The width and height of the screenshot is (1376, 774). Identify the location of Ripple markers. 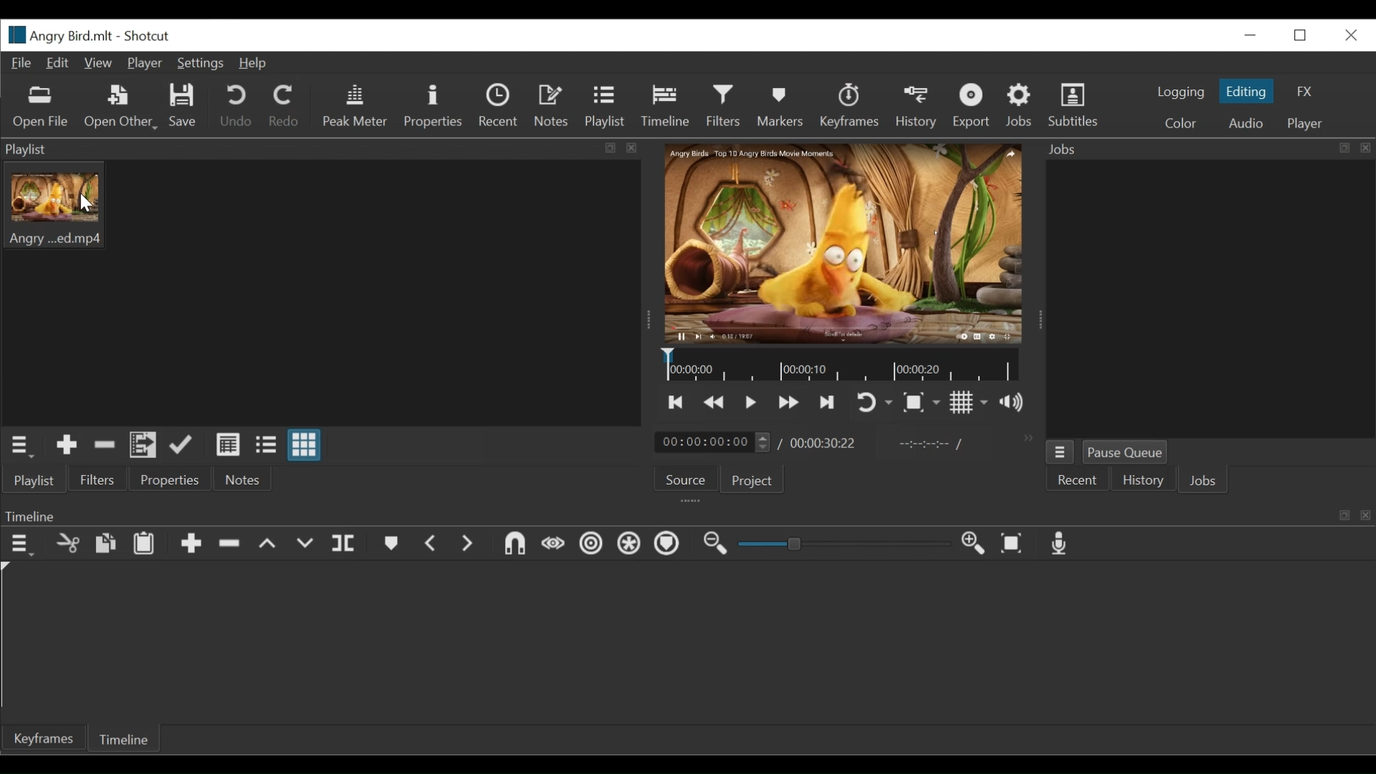
(669, 545).